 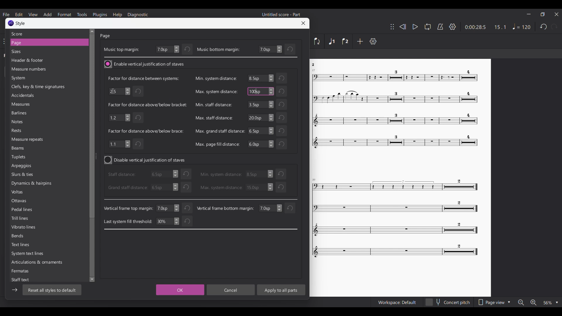 What do you see at coordinates (260, 144) in the screenshot?
I see `6.5sp` at bounding box center [260, 144].